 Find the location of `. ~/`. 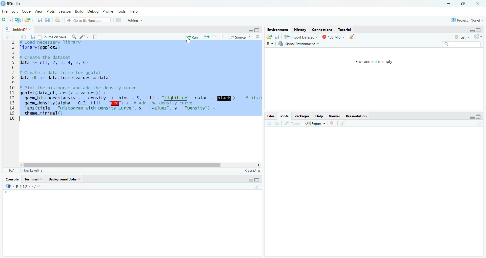

. ~/ is located at coordinates (32, 186).